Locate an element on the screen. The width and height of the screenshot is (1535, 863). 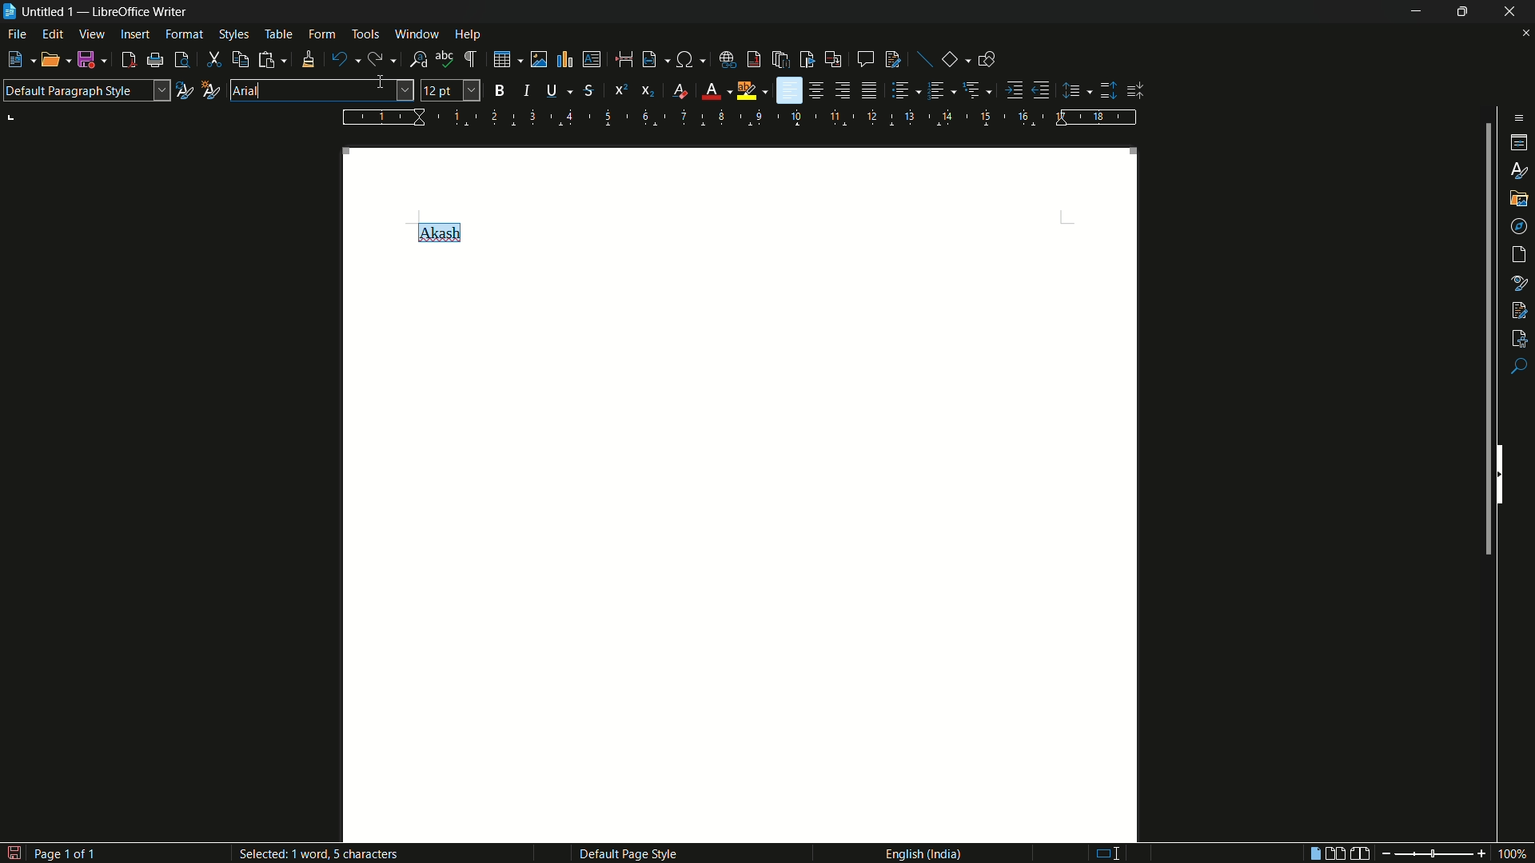
single page is located at coordinates (1311, 855).